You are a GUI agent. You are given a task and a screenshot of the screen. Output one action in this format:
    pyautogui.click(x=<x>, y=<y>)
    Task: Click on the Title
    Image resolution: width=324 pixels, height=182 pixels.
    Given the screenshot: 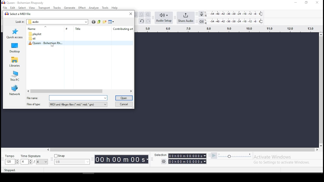 What is the action you would take?
    pyautogui.click(x=76, y=28)
    